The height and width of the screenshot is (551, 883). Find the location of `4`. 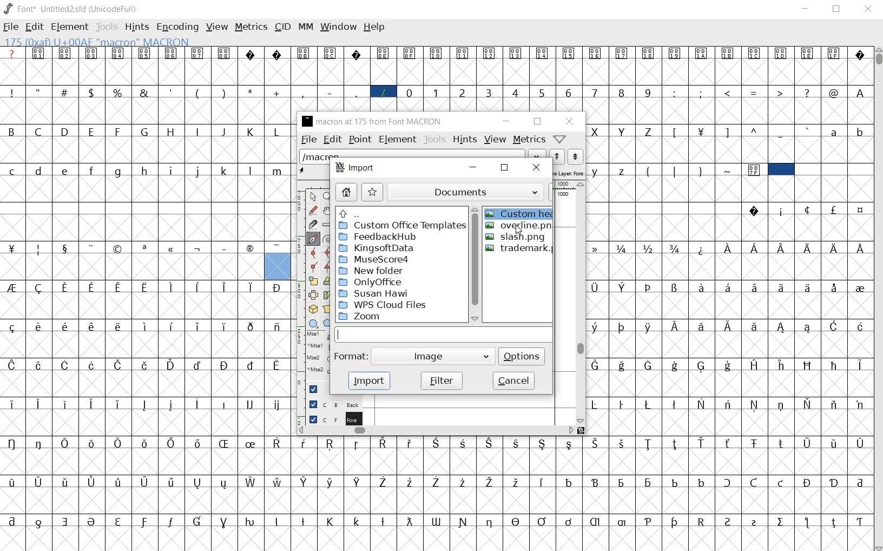

4 is located at coordinates (517, 93).